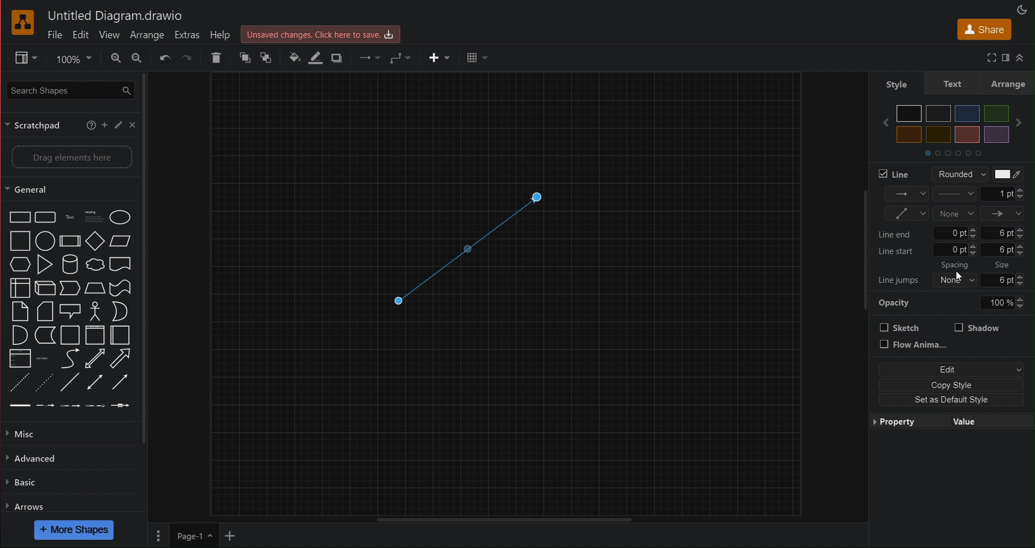 This screenshot has height=548, width=1035. Describe the element at coordinates (1003, 214) in the screenshot. I see `Line header` at that location.